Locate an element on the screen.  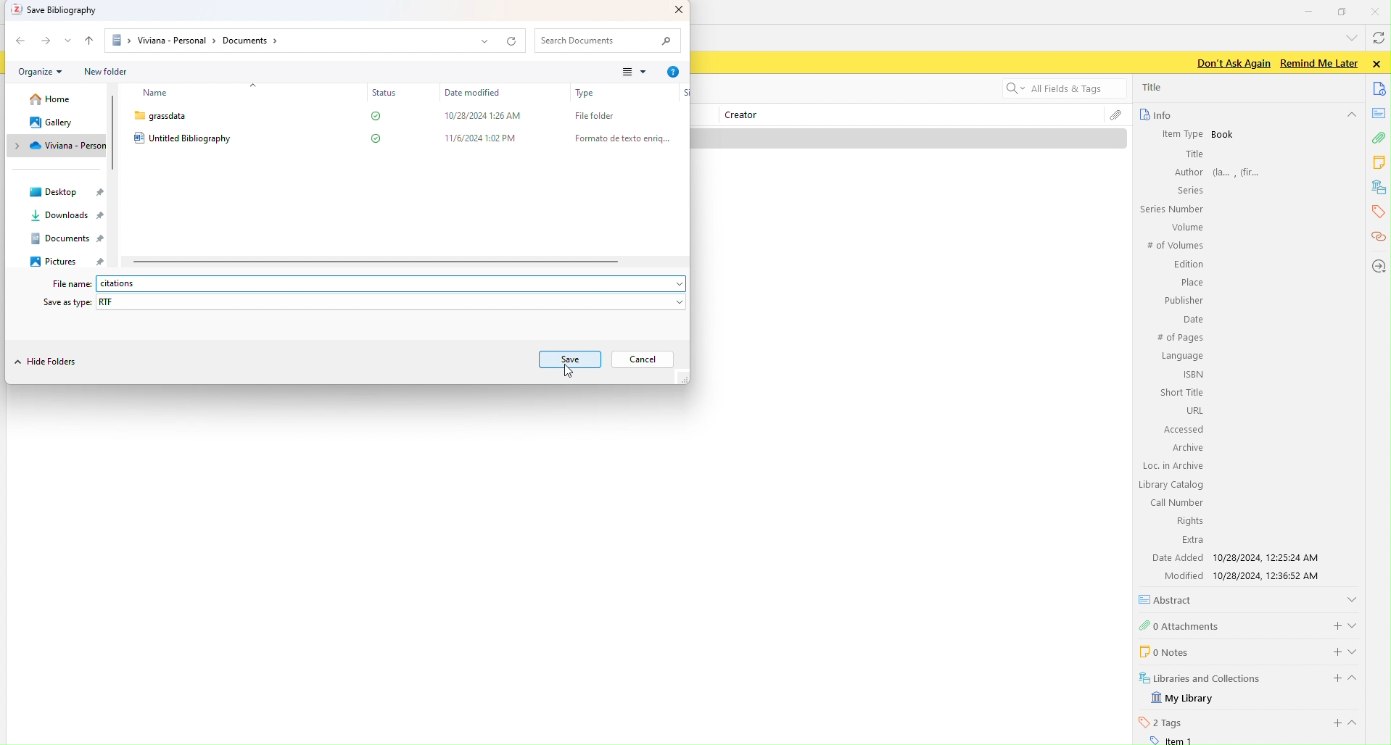
show is located at coordinates (1352, 598).